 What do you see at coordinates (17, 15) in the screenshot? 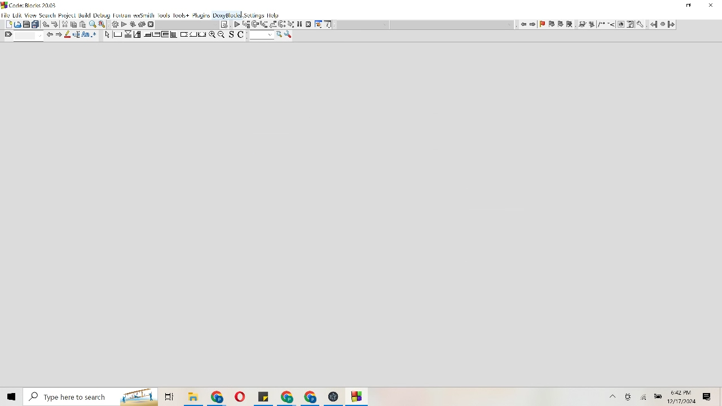
I see `Edit` at bounding box center [17, 15].